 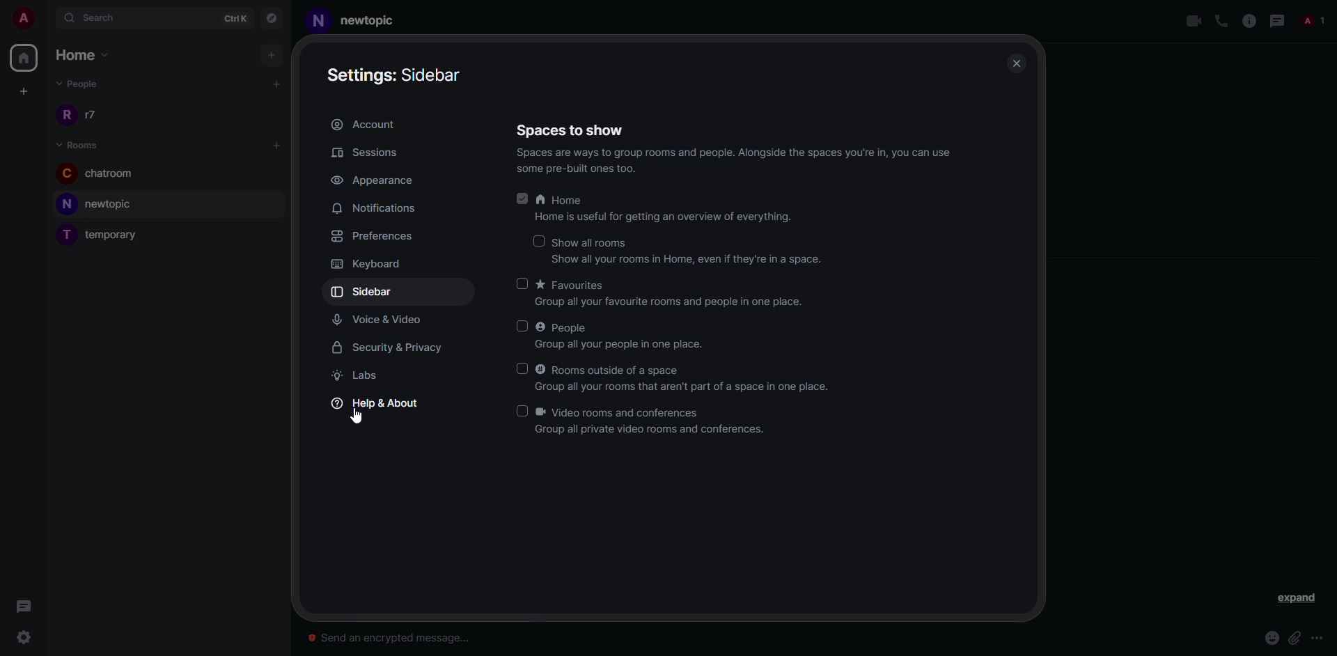 What do you see at coordinates (1294, 598) in the screenshot?
I see `expand` at bounding box center [1294, 598].